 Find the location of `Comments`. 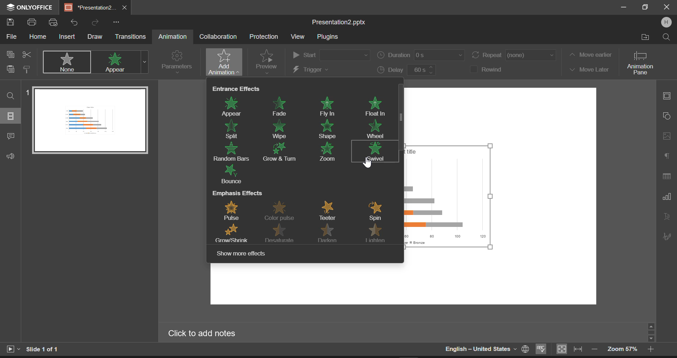

Comments is located at coordinates (11, 137).